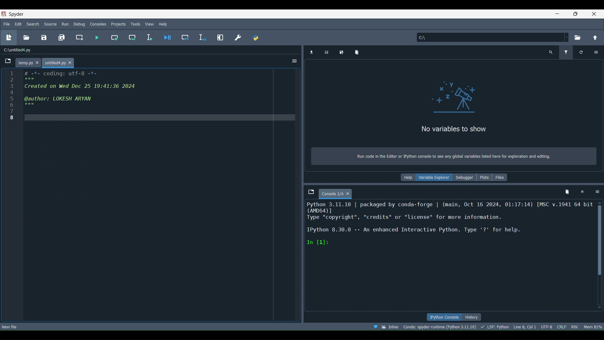 The image size is (604, 340). What do you see at coordinates (11, 327) in the screenshot?
I see `New file` at bounding box center [11, 327].